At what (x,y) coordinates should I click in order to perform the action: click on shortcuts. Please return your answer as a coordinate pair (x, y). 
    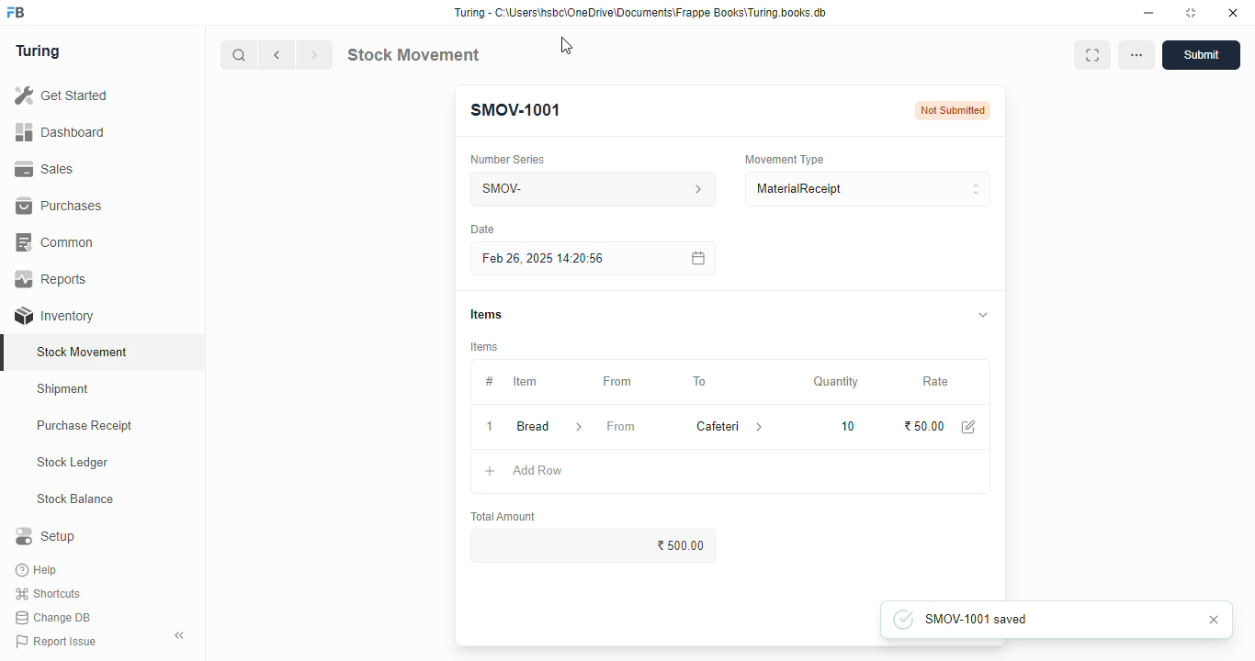
    Looking at the image, I should click on (48, 594).